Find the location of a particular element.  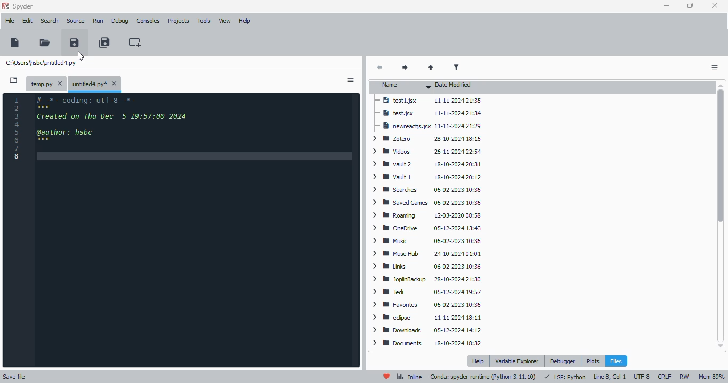

modified date & time is located at coordinates (459, 222).